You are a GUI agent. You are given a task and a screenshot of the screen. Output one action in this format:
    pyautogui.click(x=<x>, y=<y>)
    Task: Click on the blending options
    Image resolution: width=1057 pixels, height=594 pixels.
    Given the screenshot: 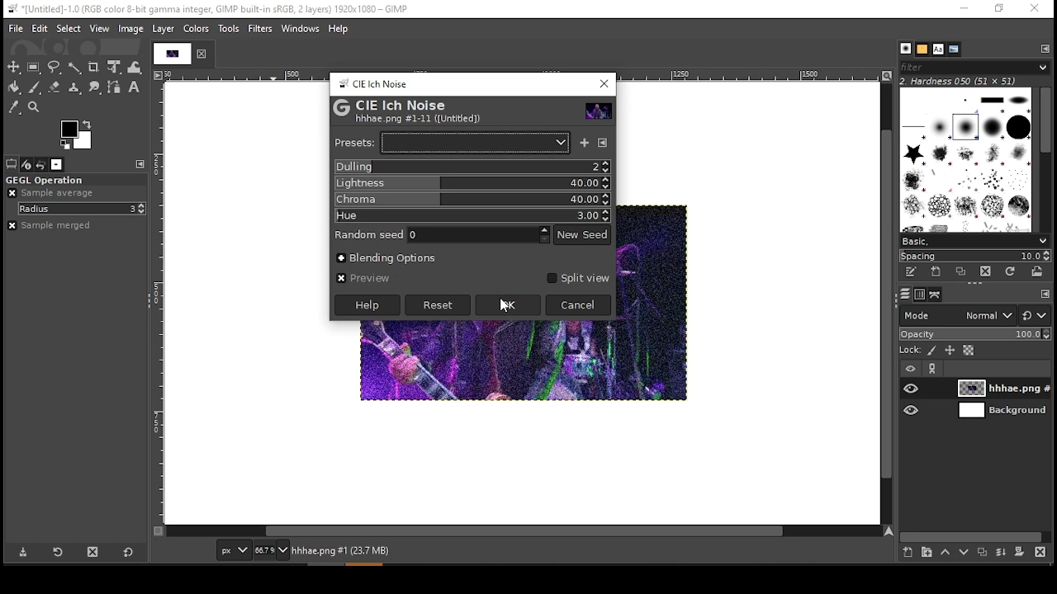 What is the action you would take?
    pyautogui.click(x=385, y=258)
    